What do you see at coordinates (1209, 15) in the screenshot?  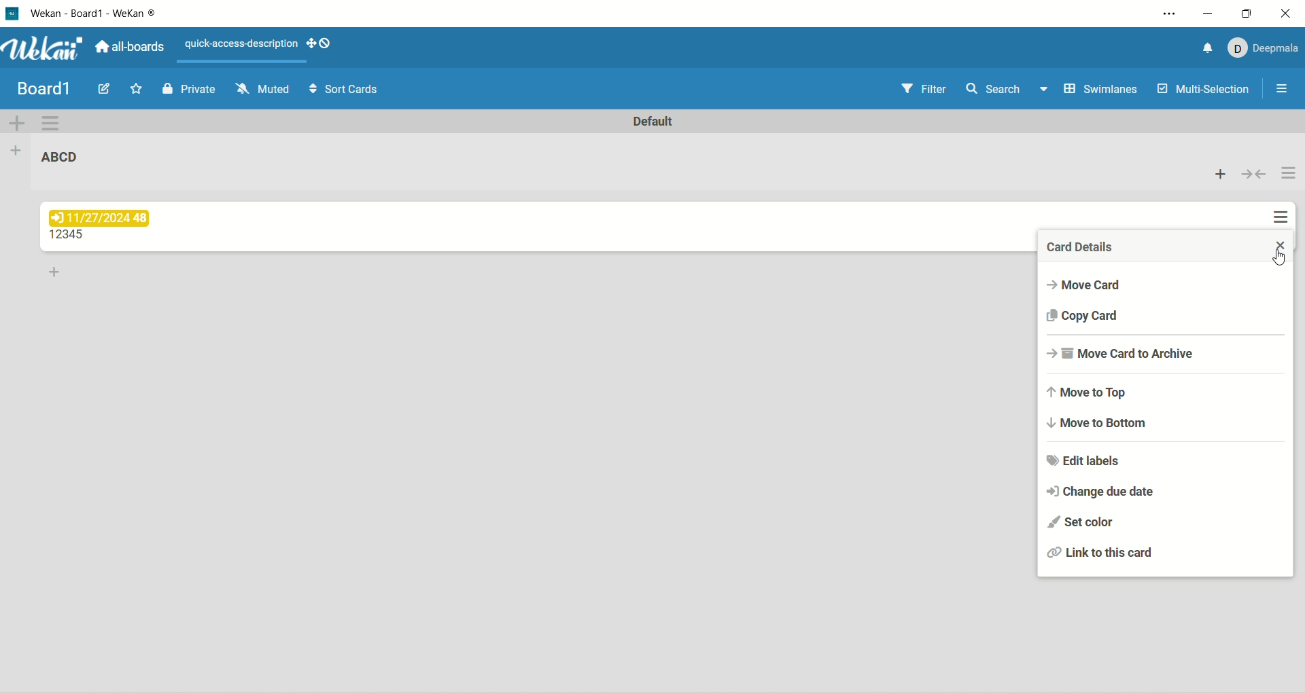 I see `minimize` at bounding box center [1209, 15].